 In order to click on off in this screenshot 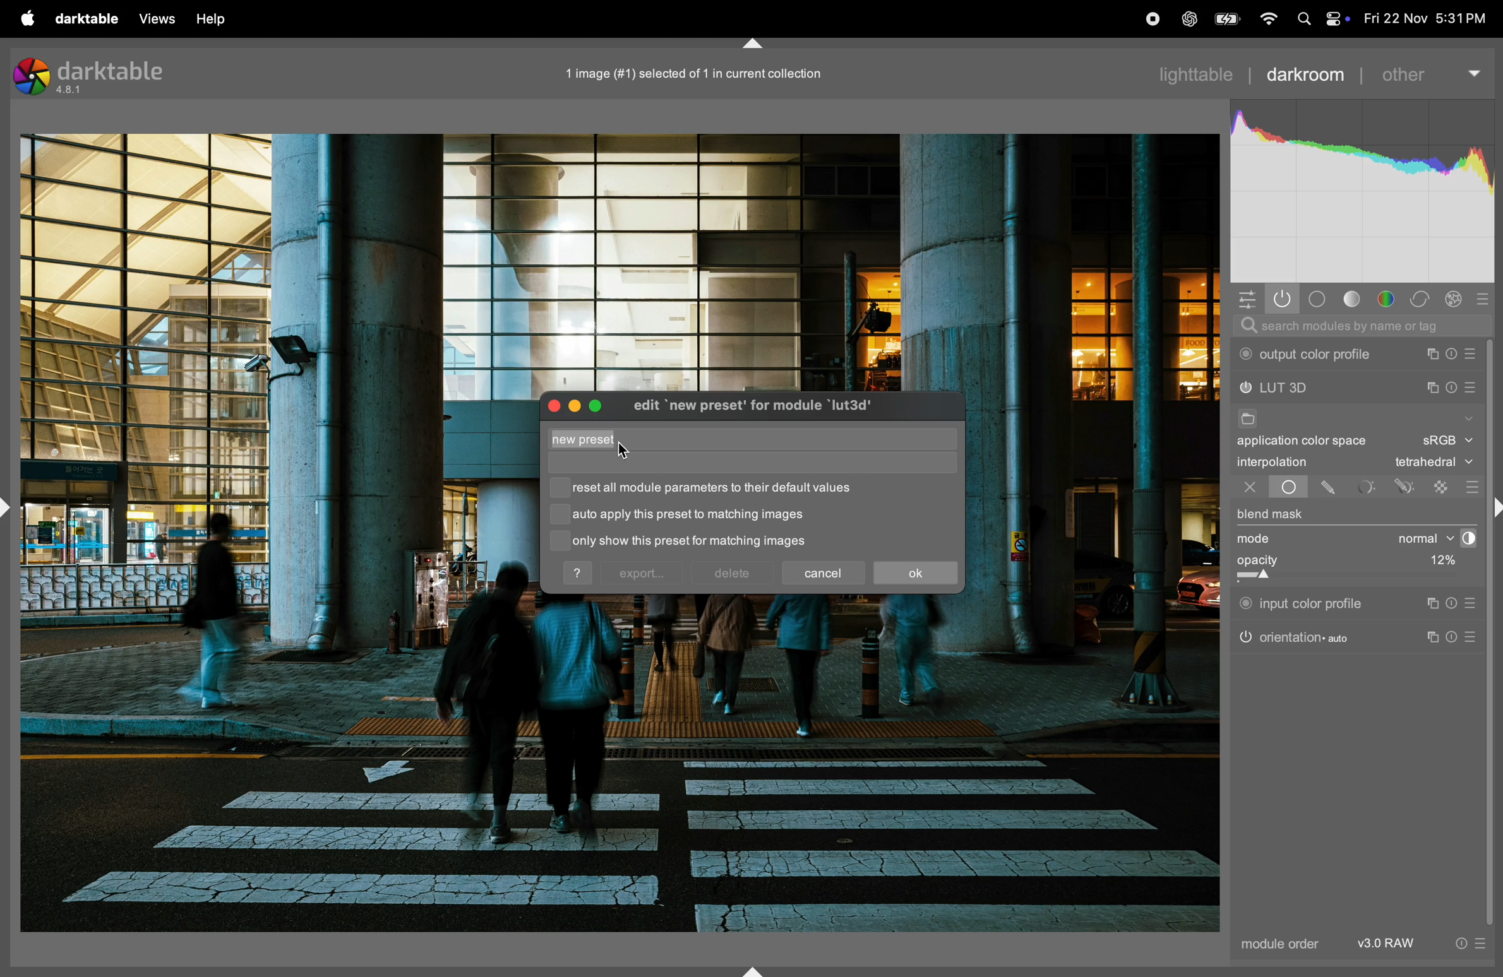, I will do `click(1250, 489)`.